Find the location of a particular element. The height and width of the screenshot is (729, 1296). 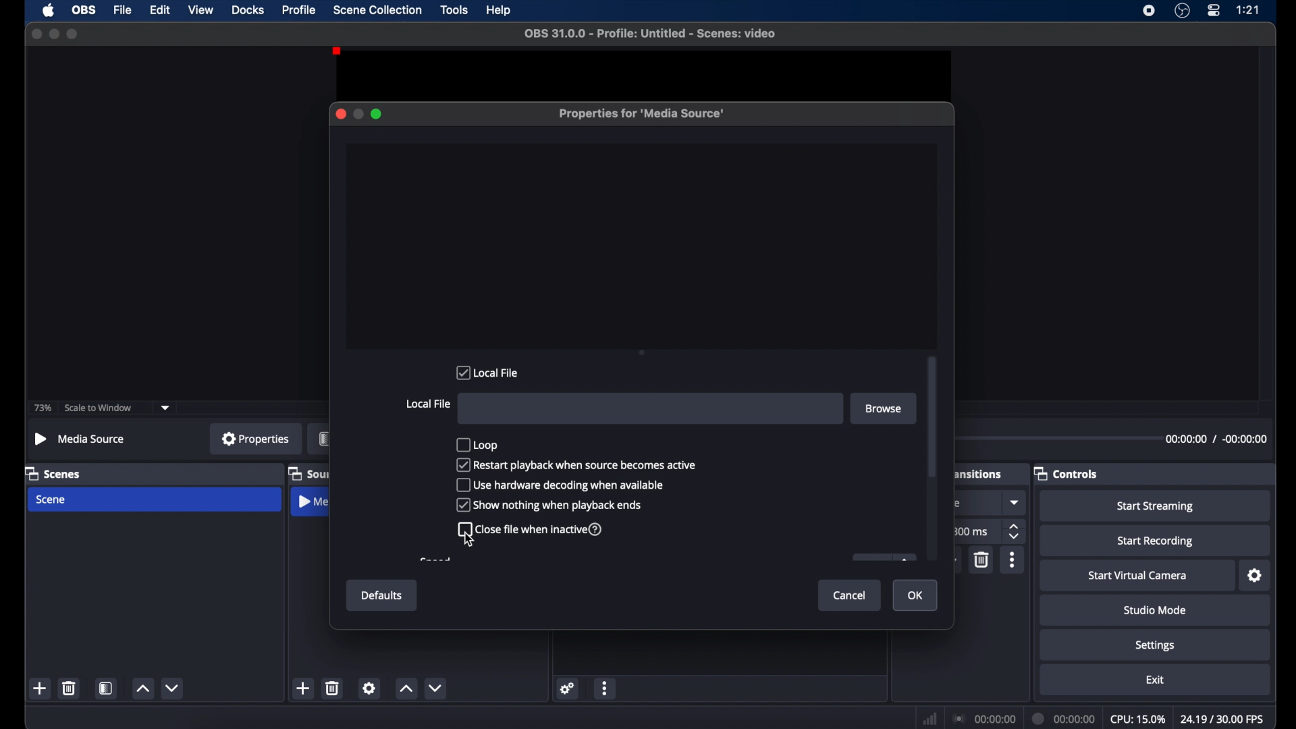

network is located at coordinates (929, 719).